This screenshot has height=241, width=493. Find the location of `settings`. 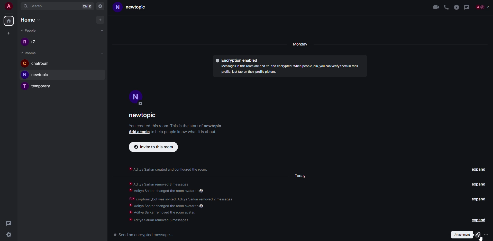

settings is located at coordinates (10, 235).